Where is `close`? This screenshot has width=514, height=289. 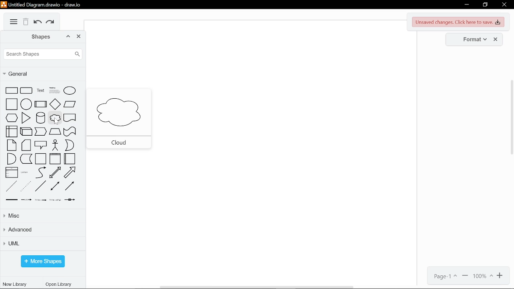
close is located at coordinates (505, 5).